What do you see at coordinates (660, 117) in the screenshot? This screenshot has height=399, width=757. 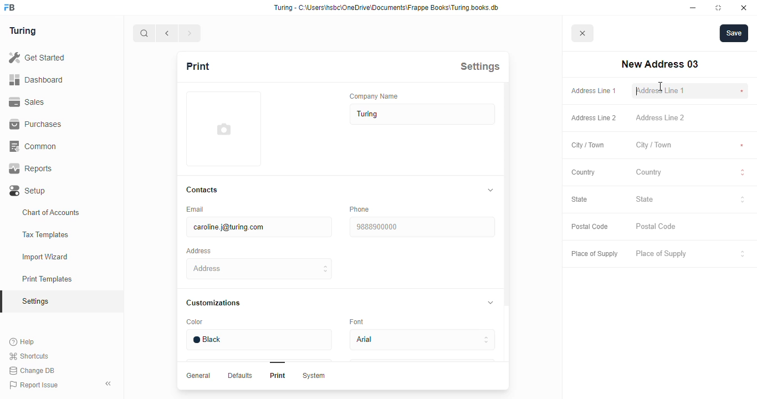 I see `address line 2` at bounding box center [660, 117].